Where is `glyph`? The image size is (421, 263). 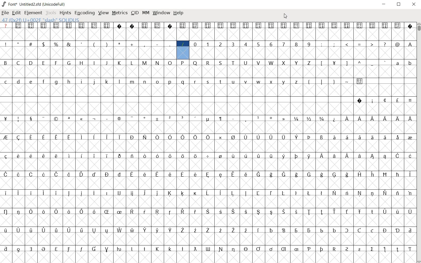 glyph is located at coordinates (132, 44).